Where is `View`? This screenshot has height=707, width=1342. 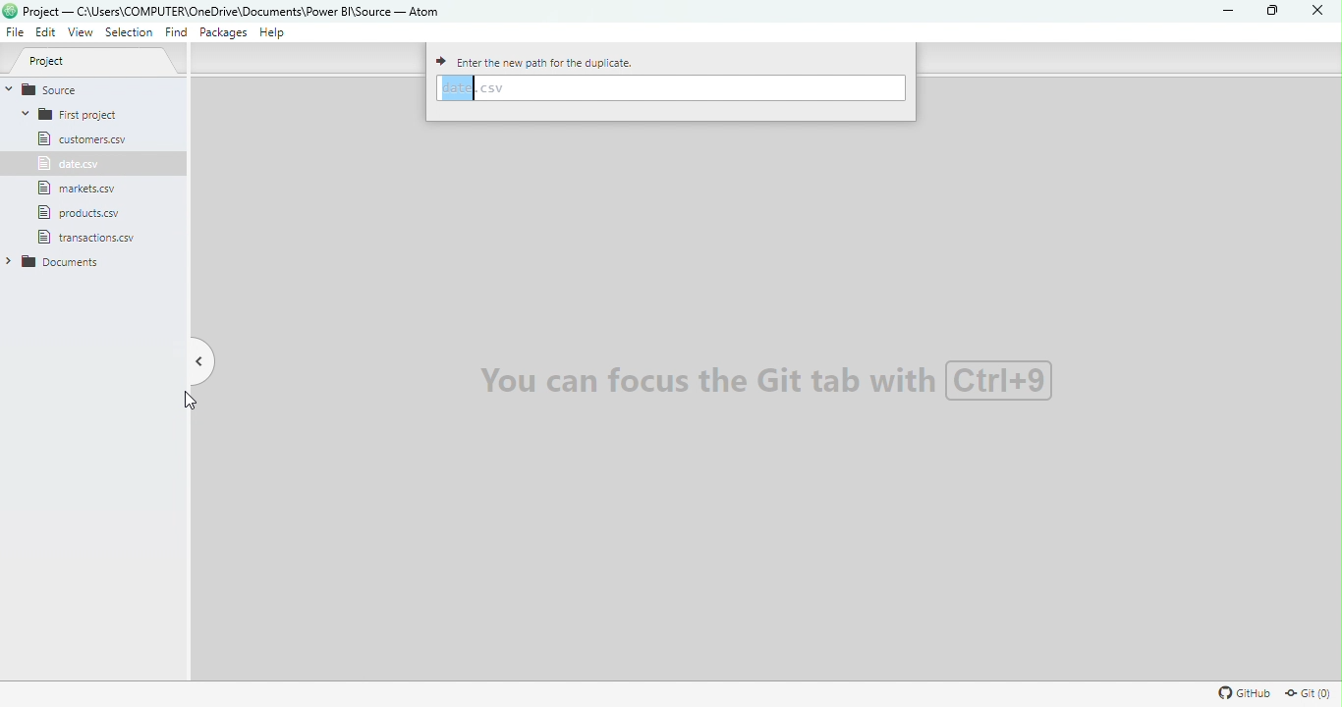 View is located at coordinates (83, 33).